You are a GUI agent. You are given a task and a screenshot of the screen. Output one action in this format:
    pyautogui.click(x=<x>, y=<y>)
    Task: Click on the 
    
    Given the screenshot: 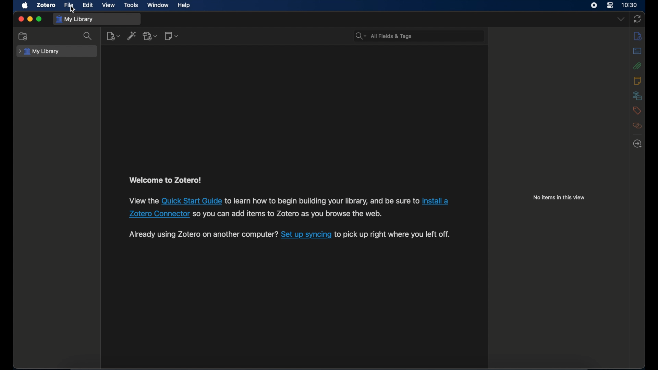 What is the action you would take?
    pyautogui.click(x=157, y=214)
    